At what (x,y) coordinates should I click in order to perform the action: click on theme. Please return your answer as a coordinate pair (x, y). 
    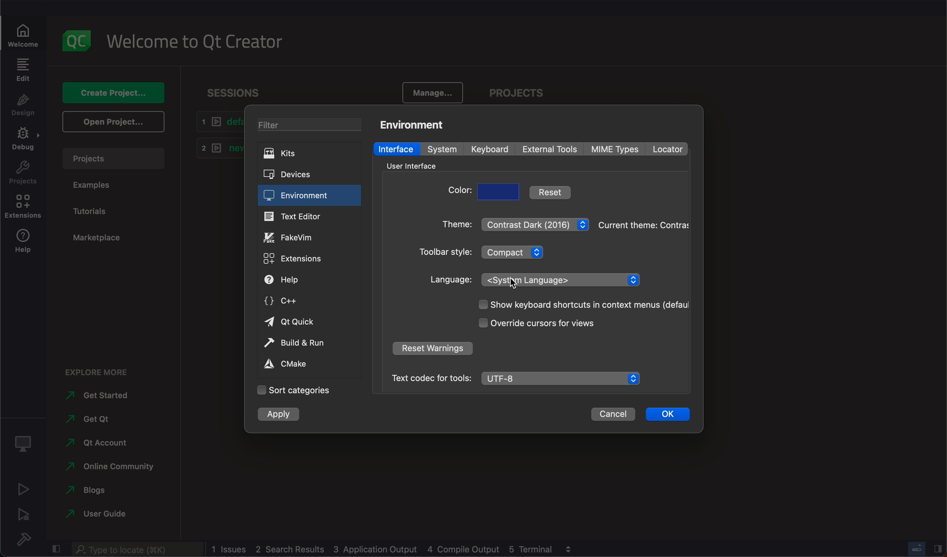
    Looking at the image, I should click on (454, 224).